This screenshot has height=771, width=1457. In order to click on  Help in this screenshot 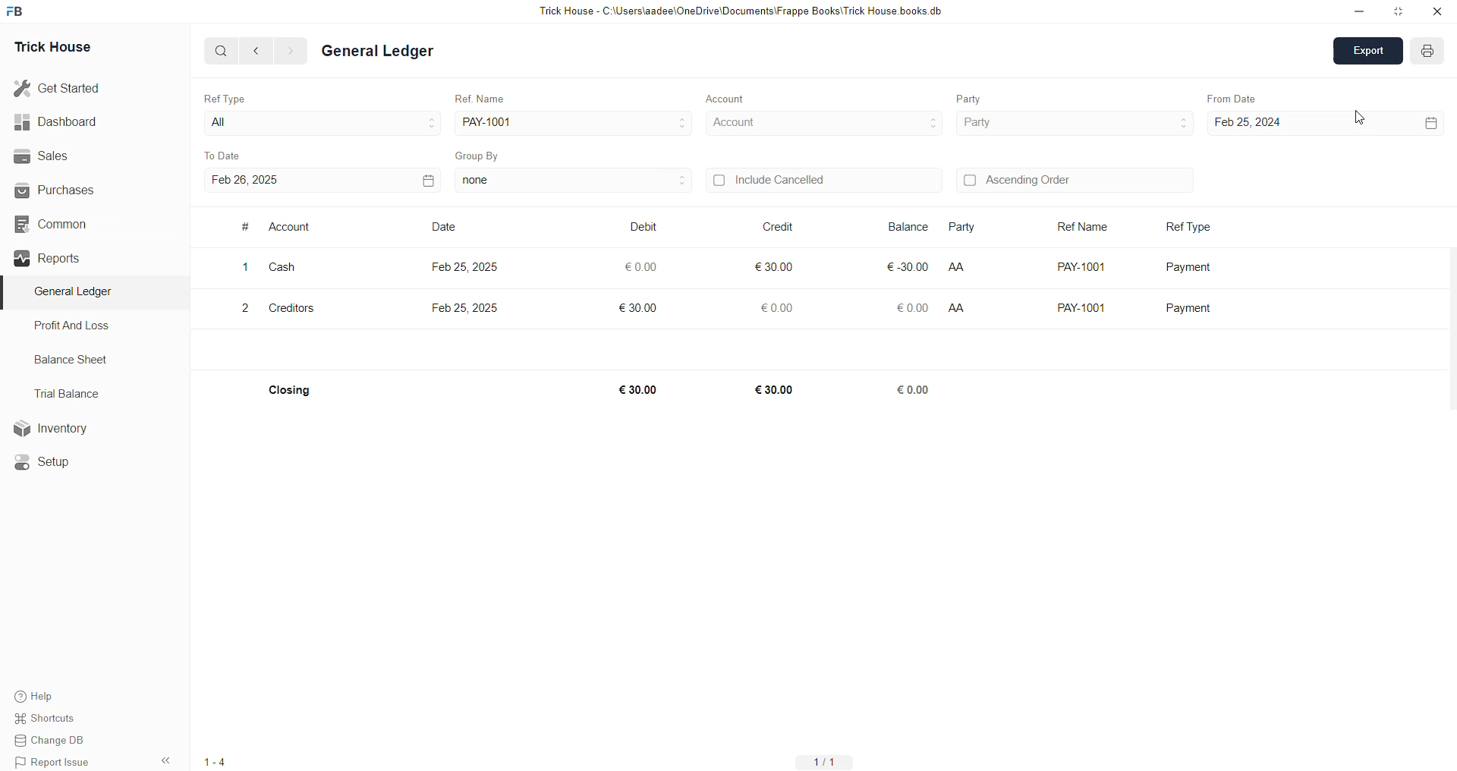, I will do `click(57, 694)`.